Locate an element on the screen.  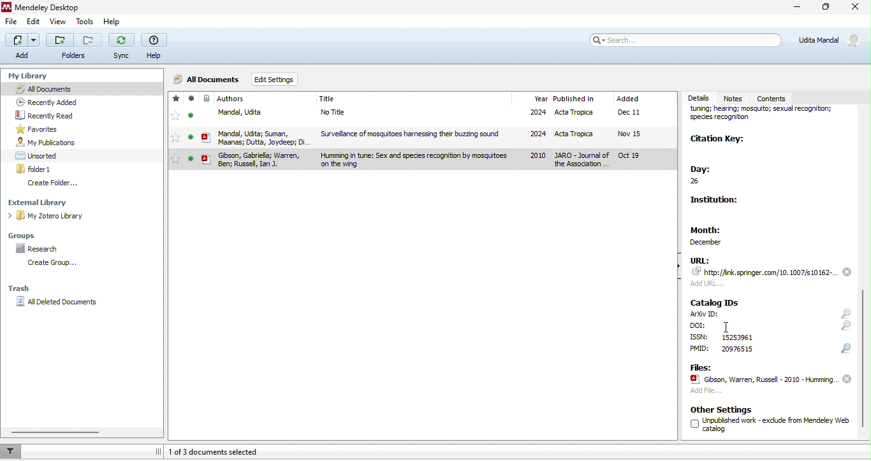
edit is located at coordinates (34, 24).